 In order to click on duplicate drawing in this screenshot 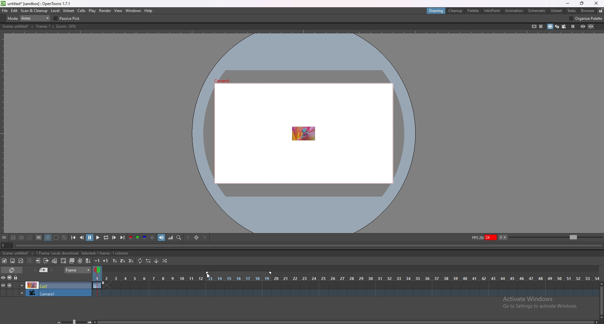, I will do `click(72, 261)`.